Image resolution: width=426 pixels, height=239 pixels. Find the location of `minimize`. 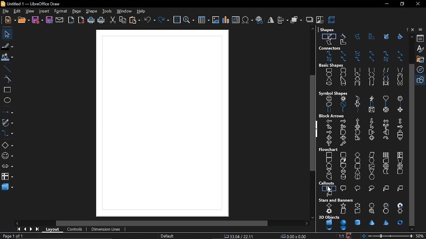

minimize is located at coordinates (386, 4).